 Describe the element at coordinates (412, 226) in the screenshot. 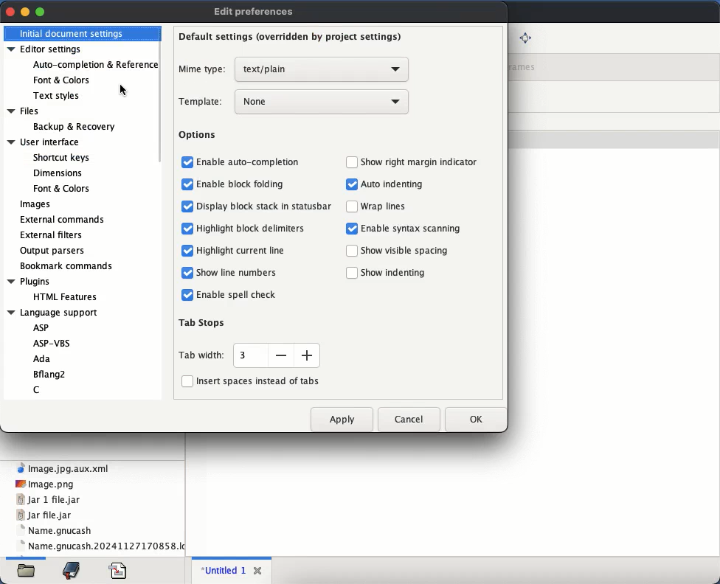

I see `Enable syntax scanning` at that location.